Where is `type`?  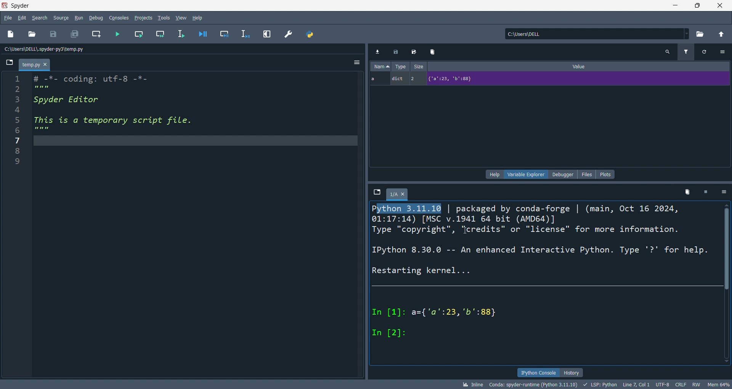
type is located at coordinates (400, 66).